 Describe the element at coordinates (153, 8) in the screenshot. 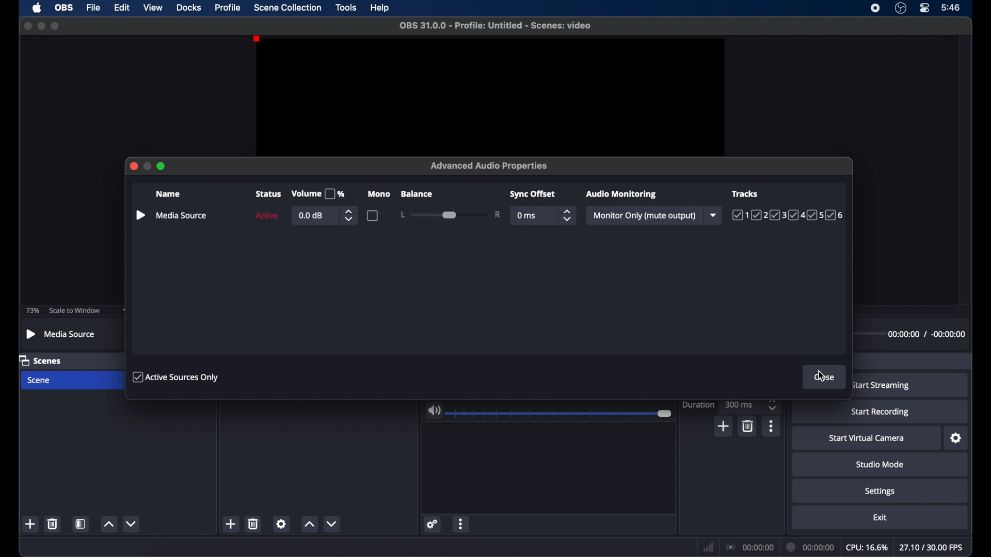

I see `view` at that location.